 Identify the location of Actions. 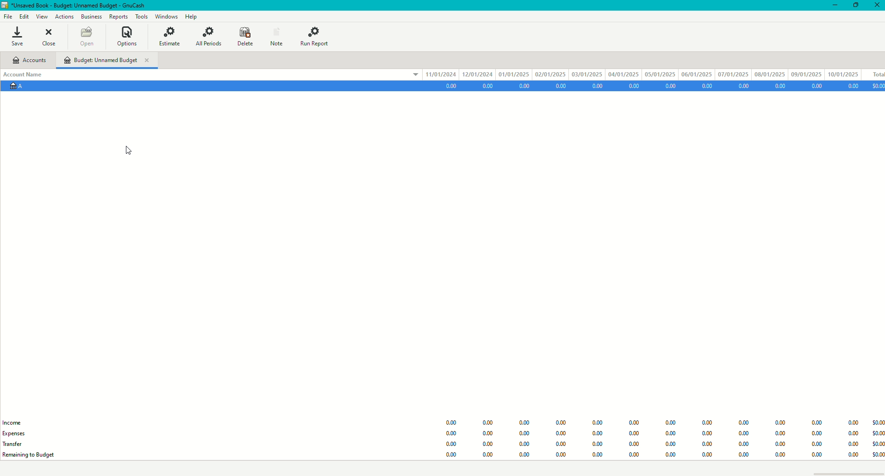
(64, 15).